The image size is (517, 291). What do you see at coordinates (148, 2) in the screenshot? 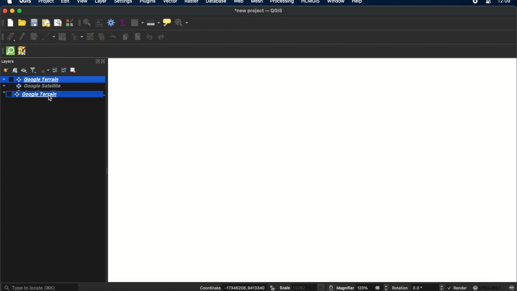
I see `plugins` at bounding box center [148, 2].